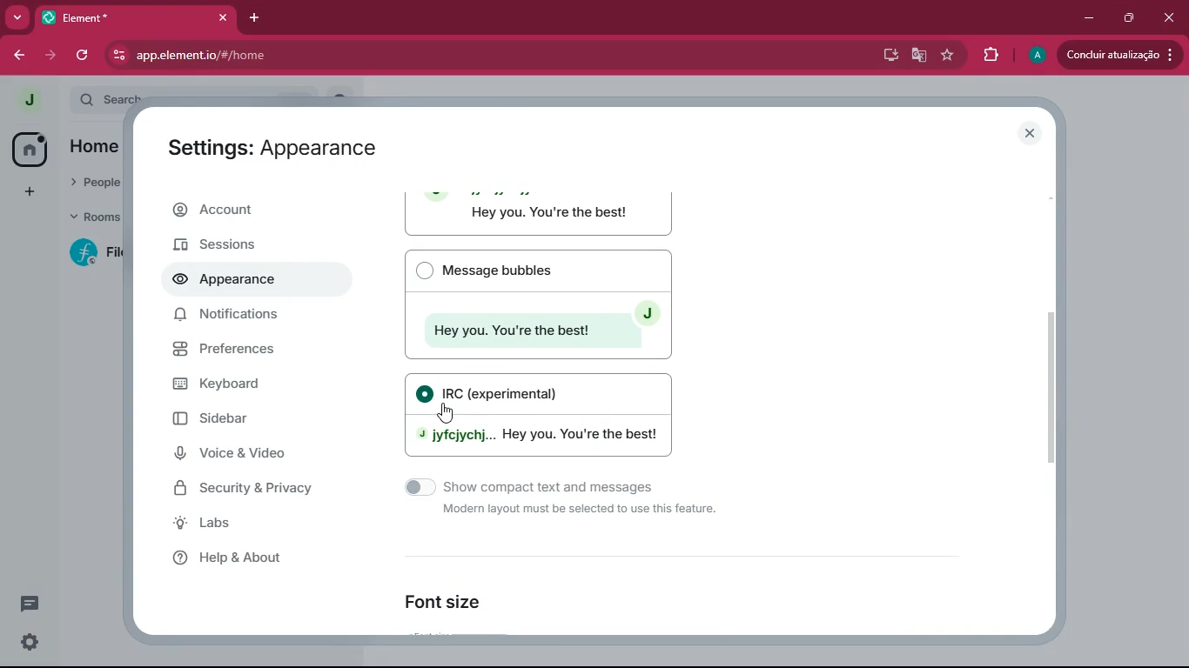 The image size is (1189, 668). What do you see at coordinates (948, 55) in the screenshot?
I see `favourite` at bounding box center [948, 55].